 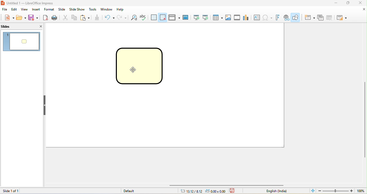 I want to click on undo, so click(x=109, y=17).